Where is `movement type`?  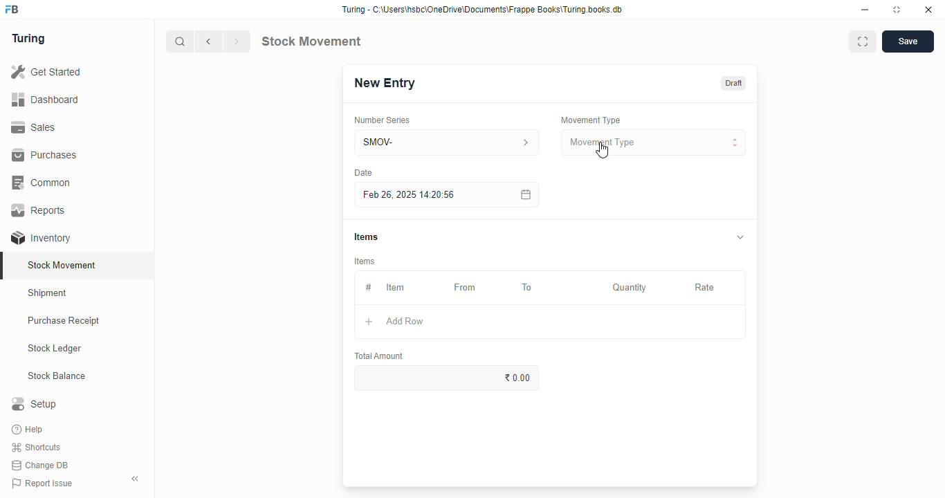 movement type is located at coordinates (590, 120).